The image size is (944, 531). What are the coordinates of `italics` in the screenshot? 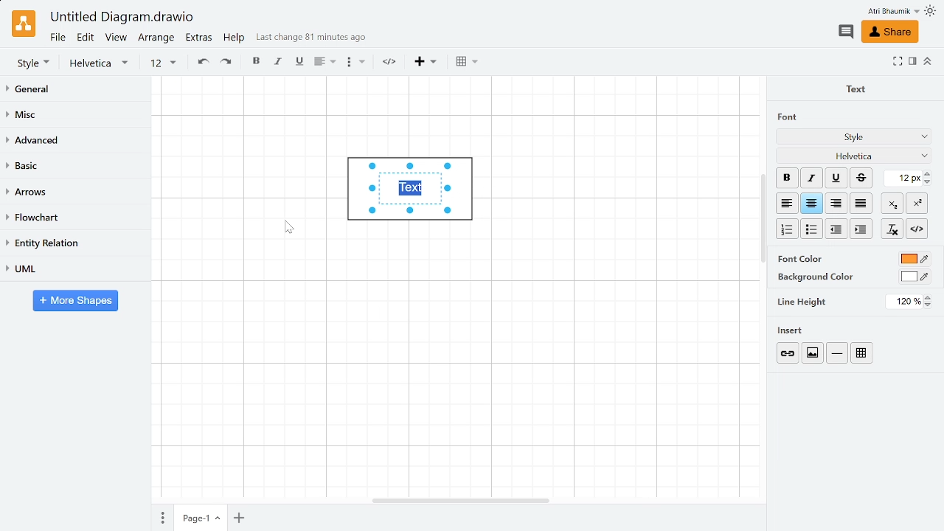 It's located at (279, 63).